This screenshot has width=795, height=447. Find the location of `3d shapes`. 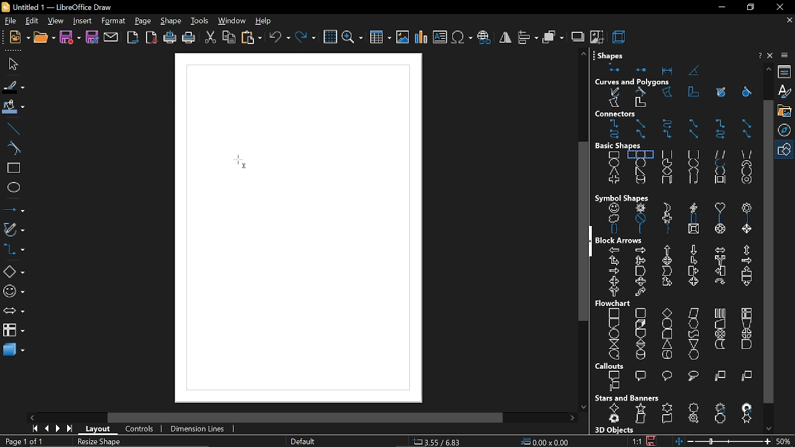

3d shapes is located at coordinates (12, 351).